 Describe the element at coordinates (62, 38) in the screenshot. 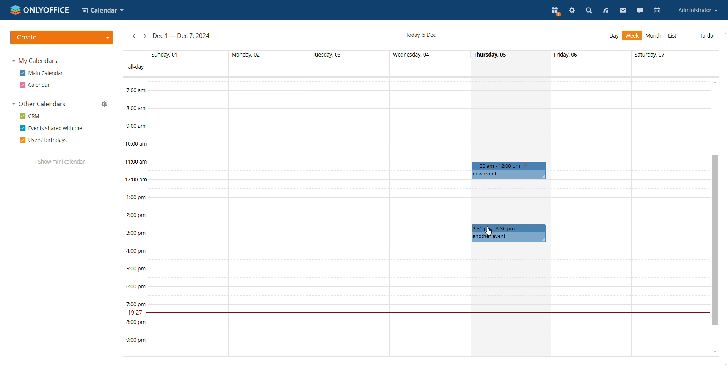

I see `create` at that location.